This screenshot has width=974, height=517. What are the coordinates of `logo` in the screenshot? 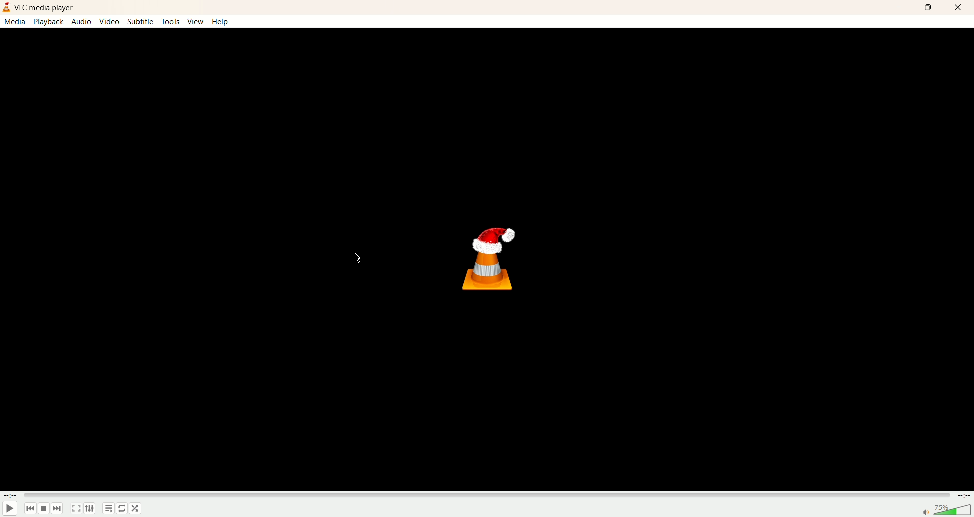 It's located at (6, 7).